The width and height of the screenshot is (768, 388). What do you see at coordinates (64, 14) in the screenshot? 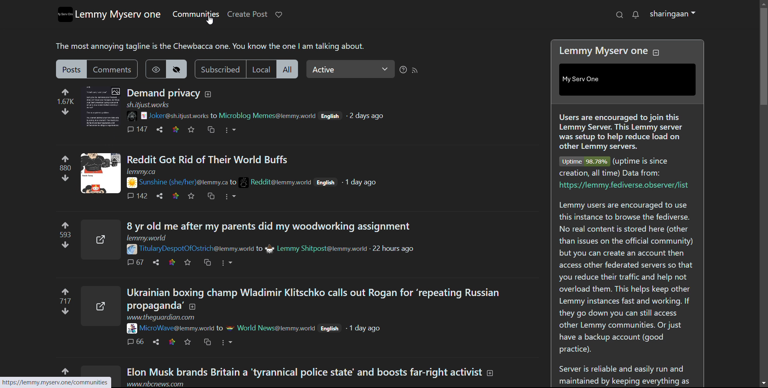
I see `logo` at bounding box center [64, 14].